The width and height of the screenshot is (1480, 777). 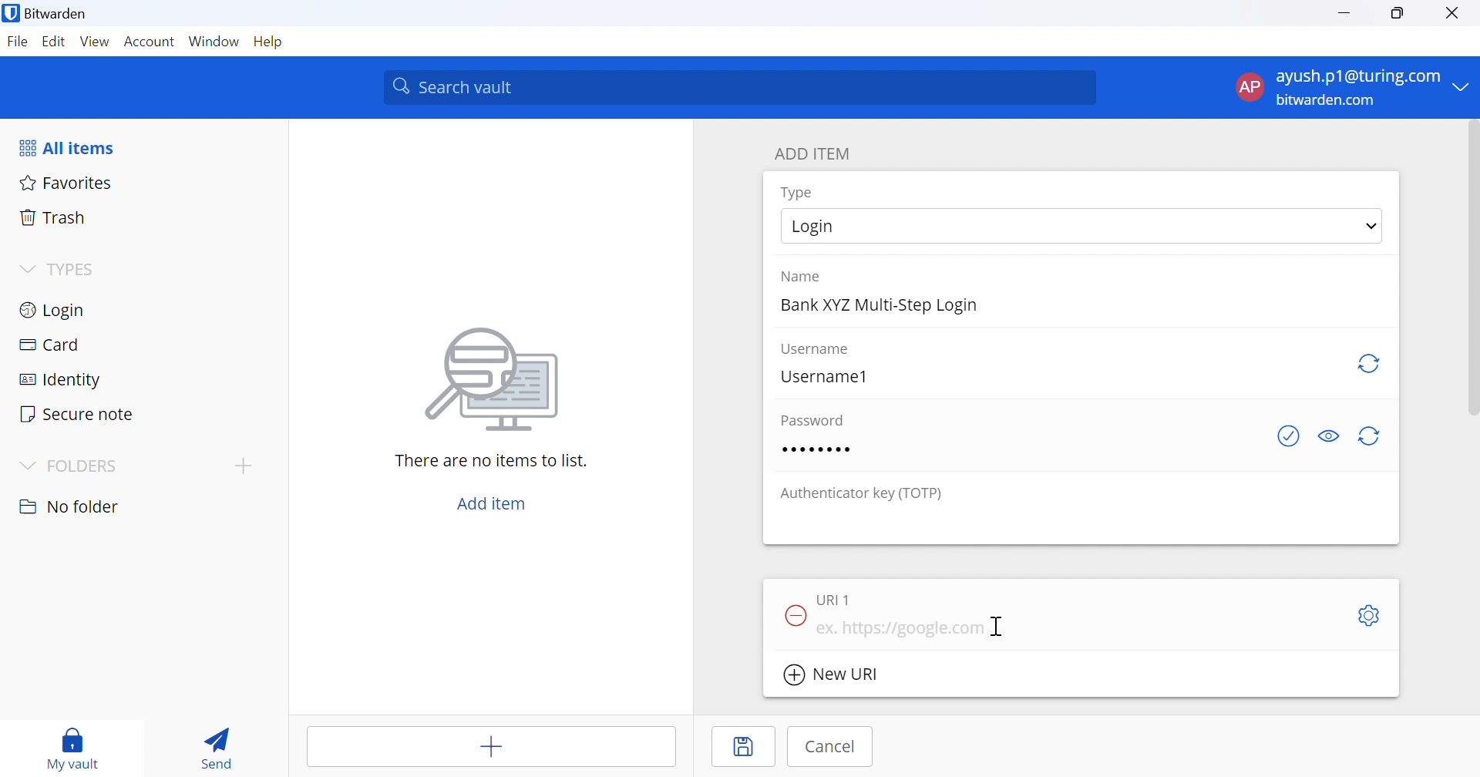 I want to click on Favorites, so click(x=66, y=182).